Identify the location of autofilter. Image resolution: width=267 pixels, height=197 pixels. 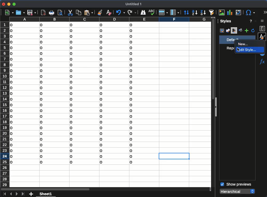
(212, 12).